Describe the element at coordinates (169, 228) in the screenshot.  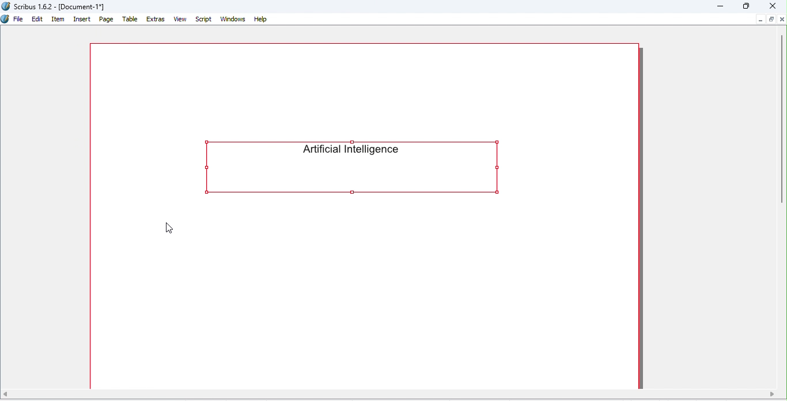
I see `Cursor` at that location.